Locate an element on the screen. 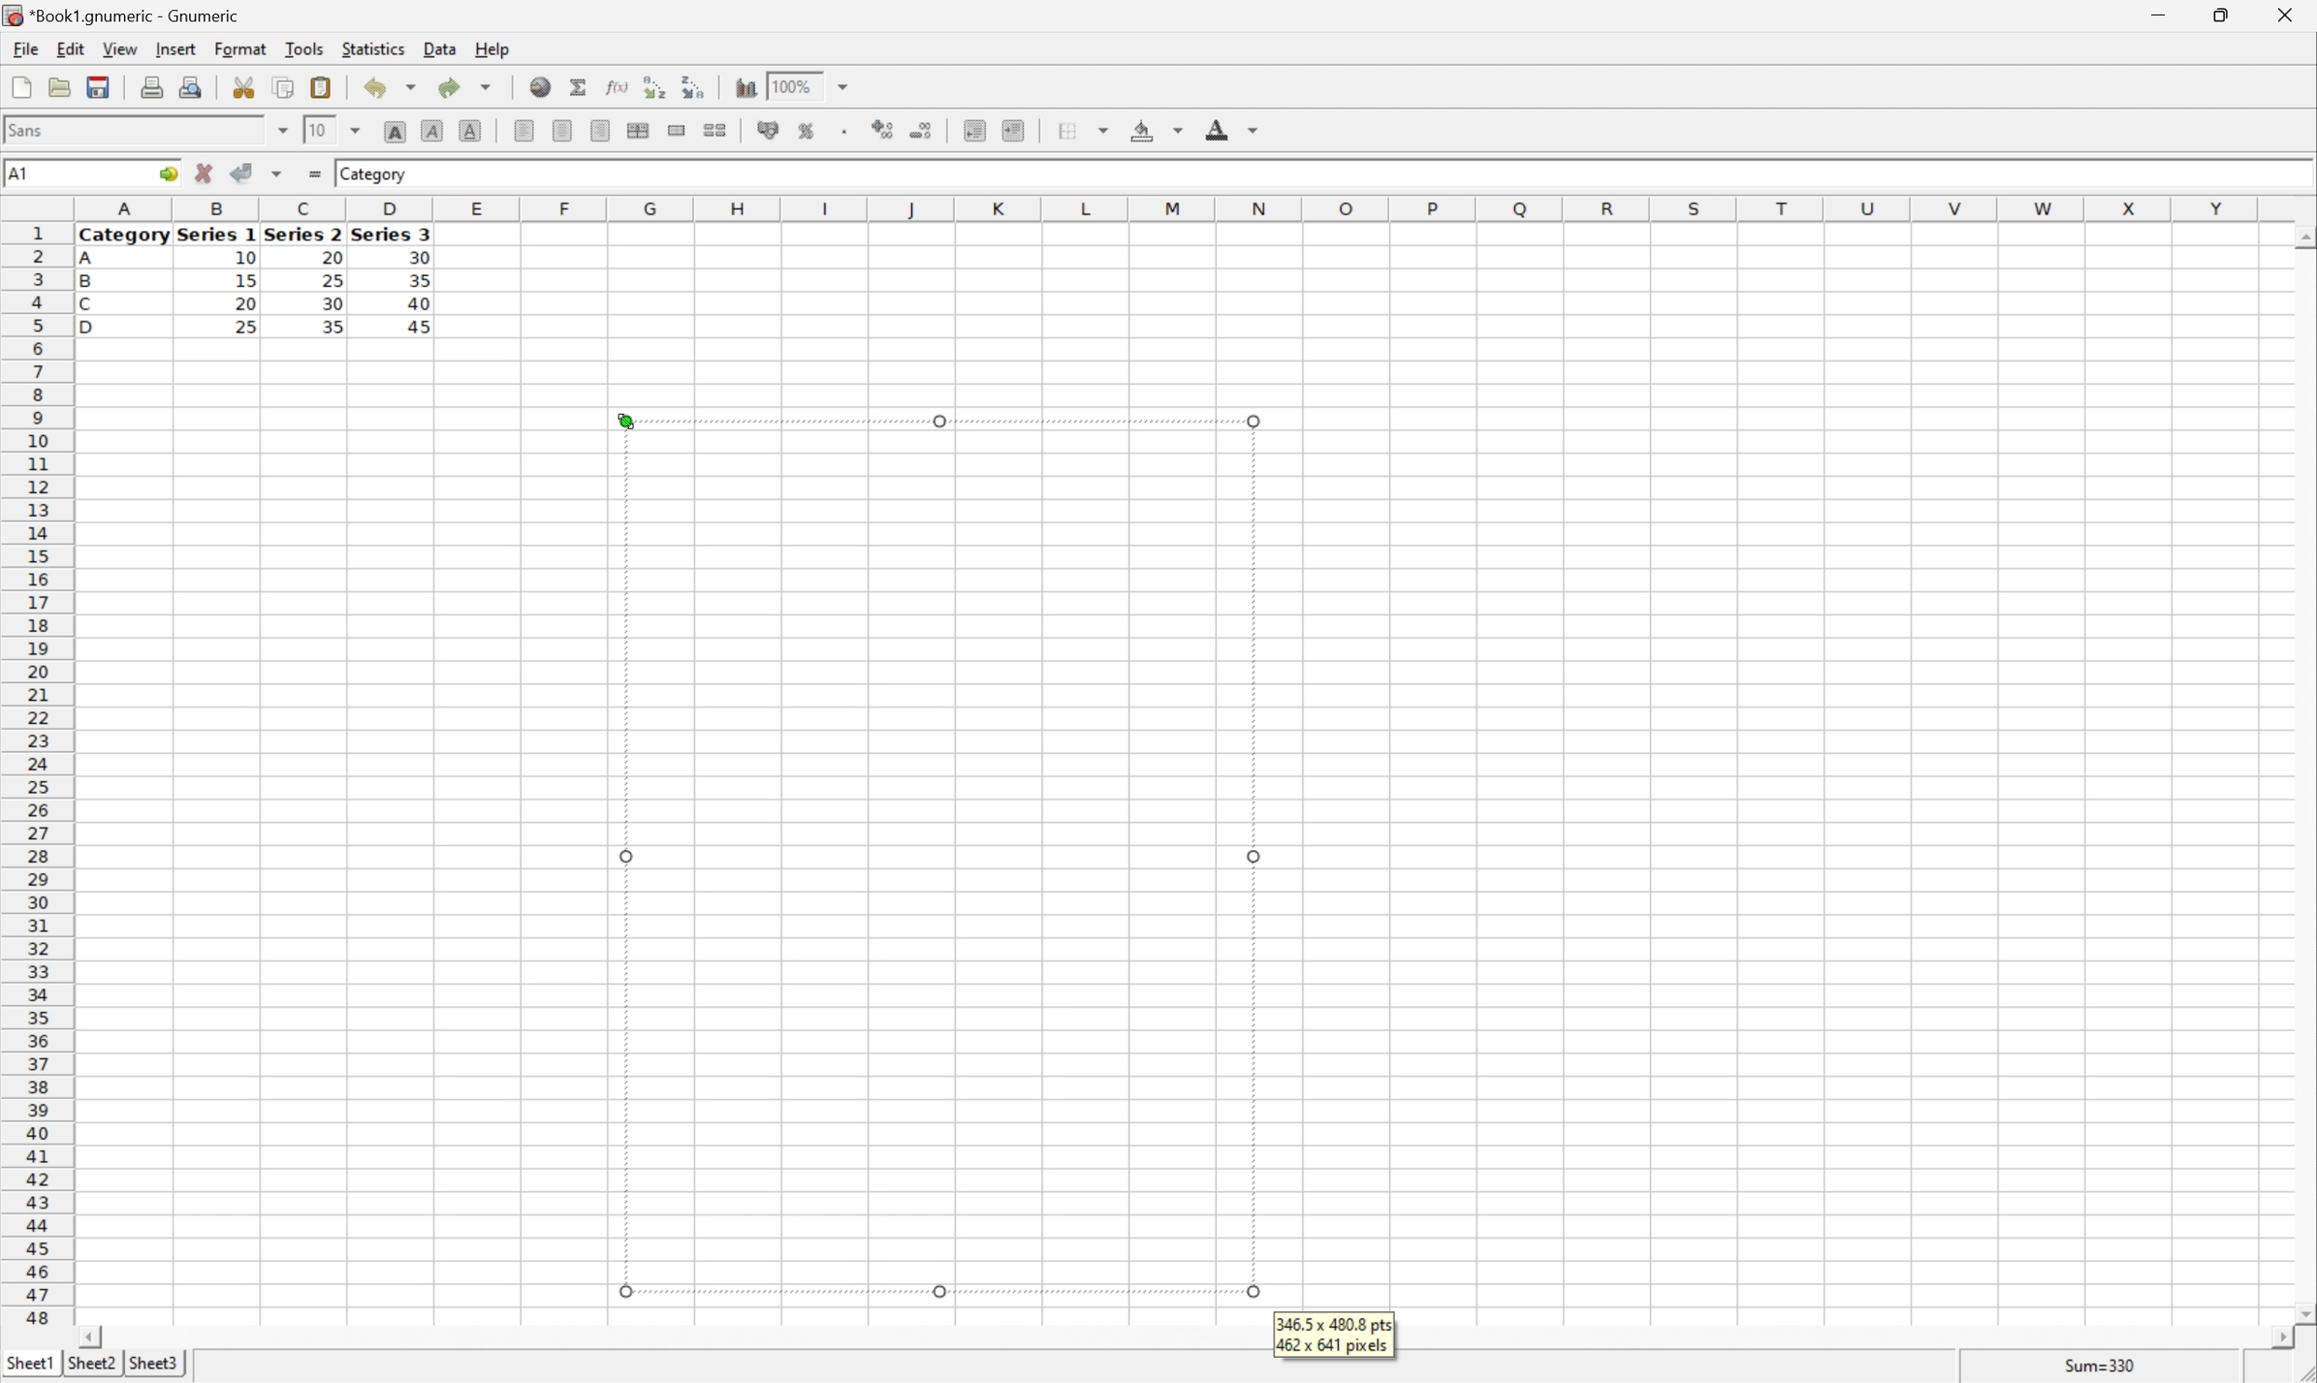 The image size is (2317, 1383). A is located at coordinates (89, 261).